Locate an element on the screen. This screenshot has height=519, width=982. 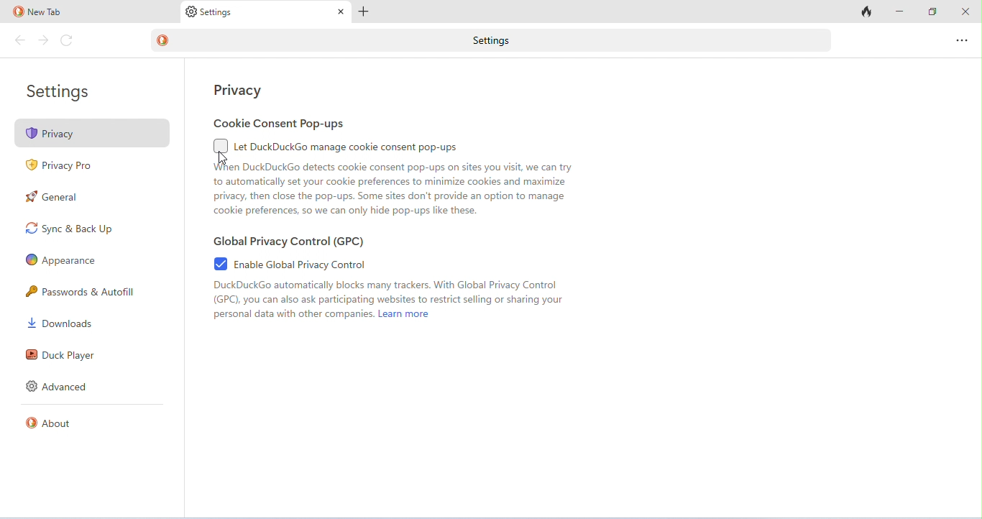
privacy pro is located at coordinates (61, 167).